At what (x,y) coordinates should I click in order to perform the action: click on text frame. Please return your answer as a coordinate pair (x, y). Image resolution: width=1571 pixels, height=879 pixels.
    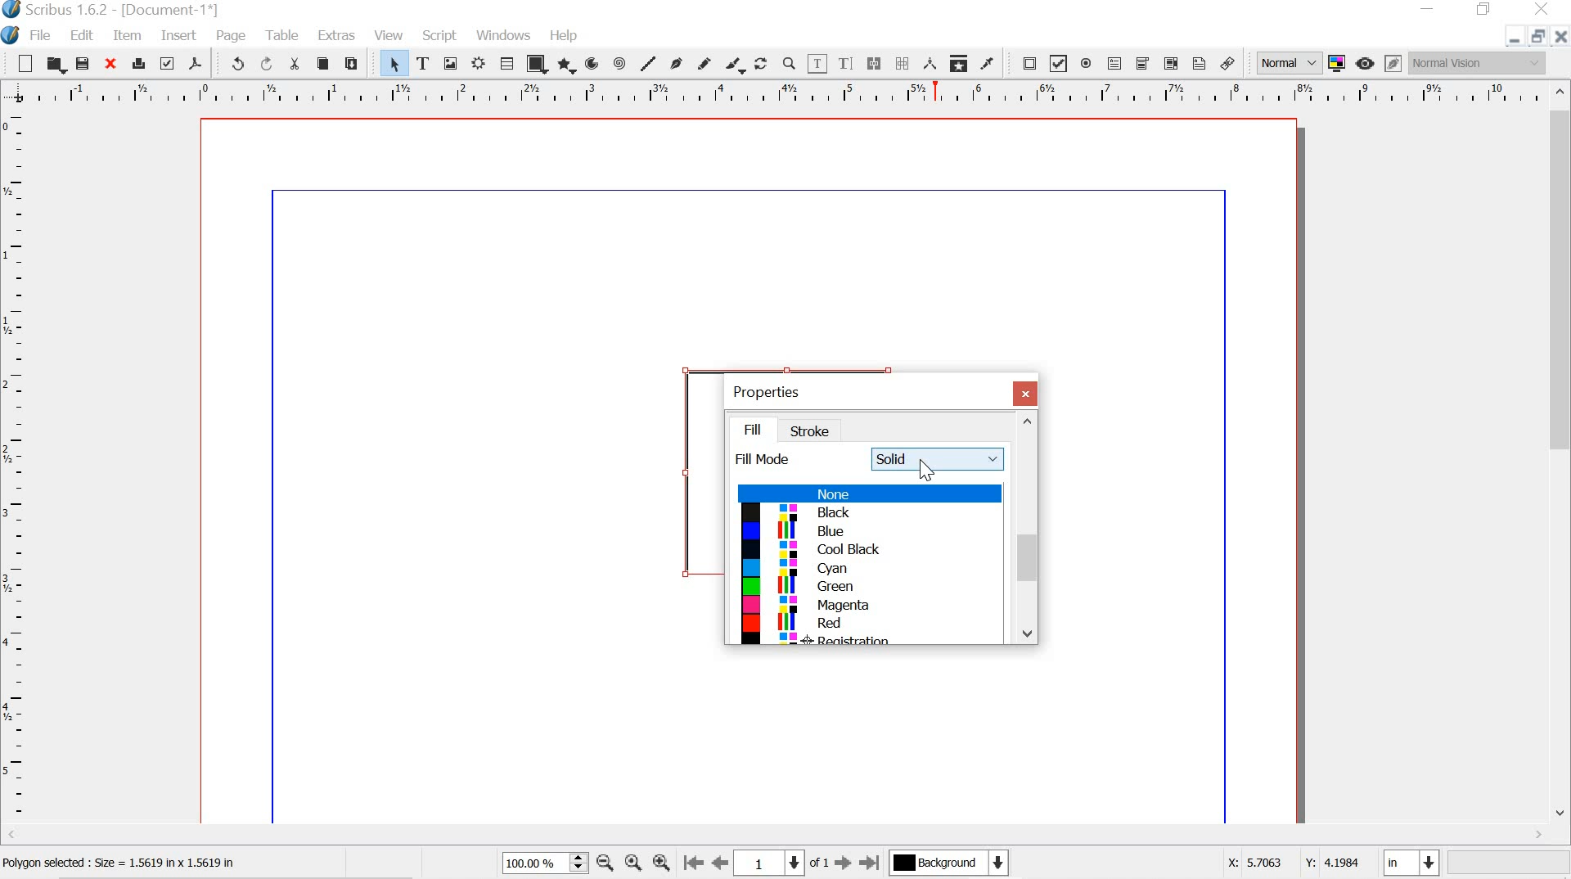
    Looking at the image, I should click on (423, 61).